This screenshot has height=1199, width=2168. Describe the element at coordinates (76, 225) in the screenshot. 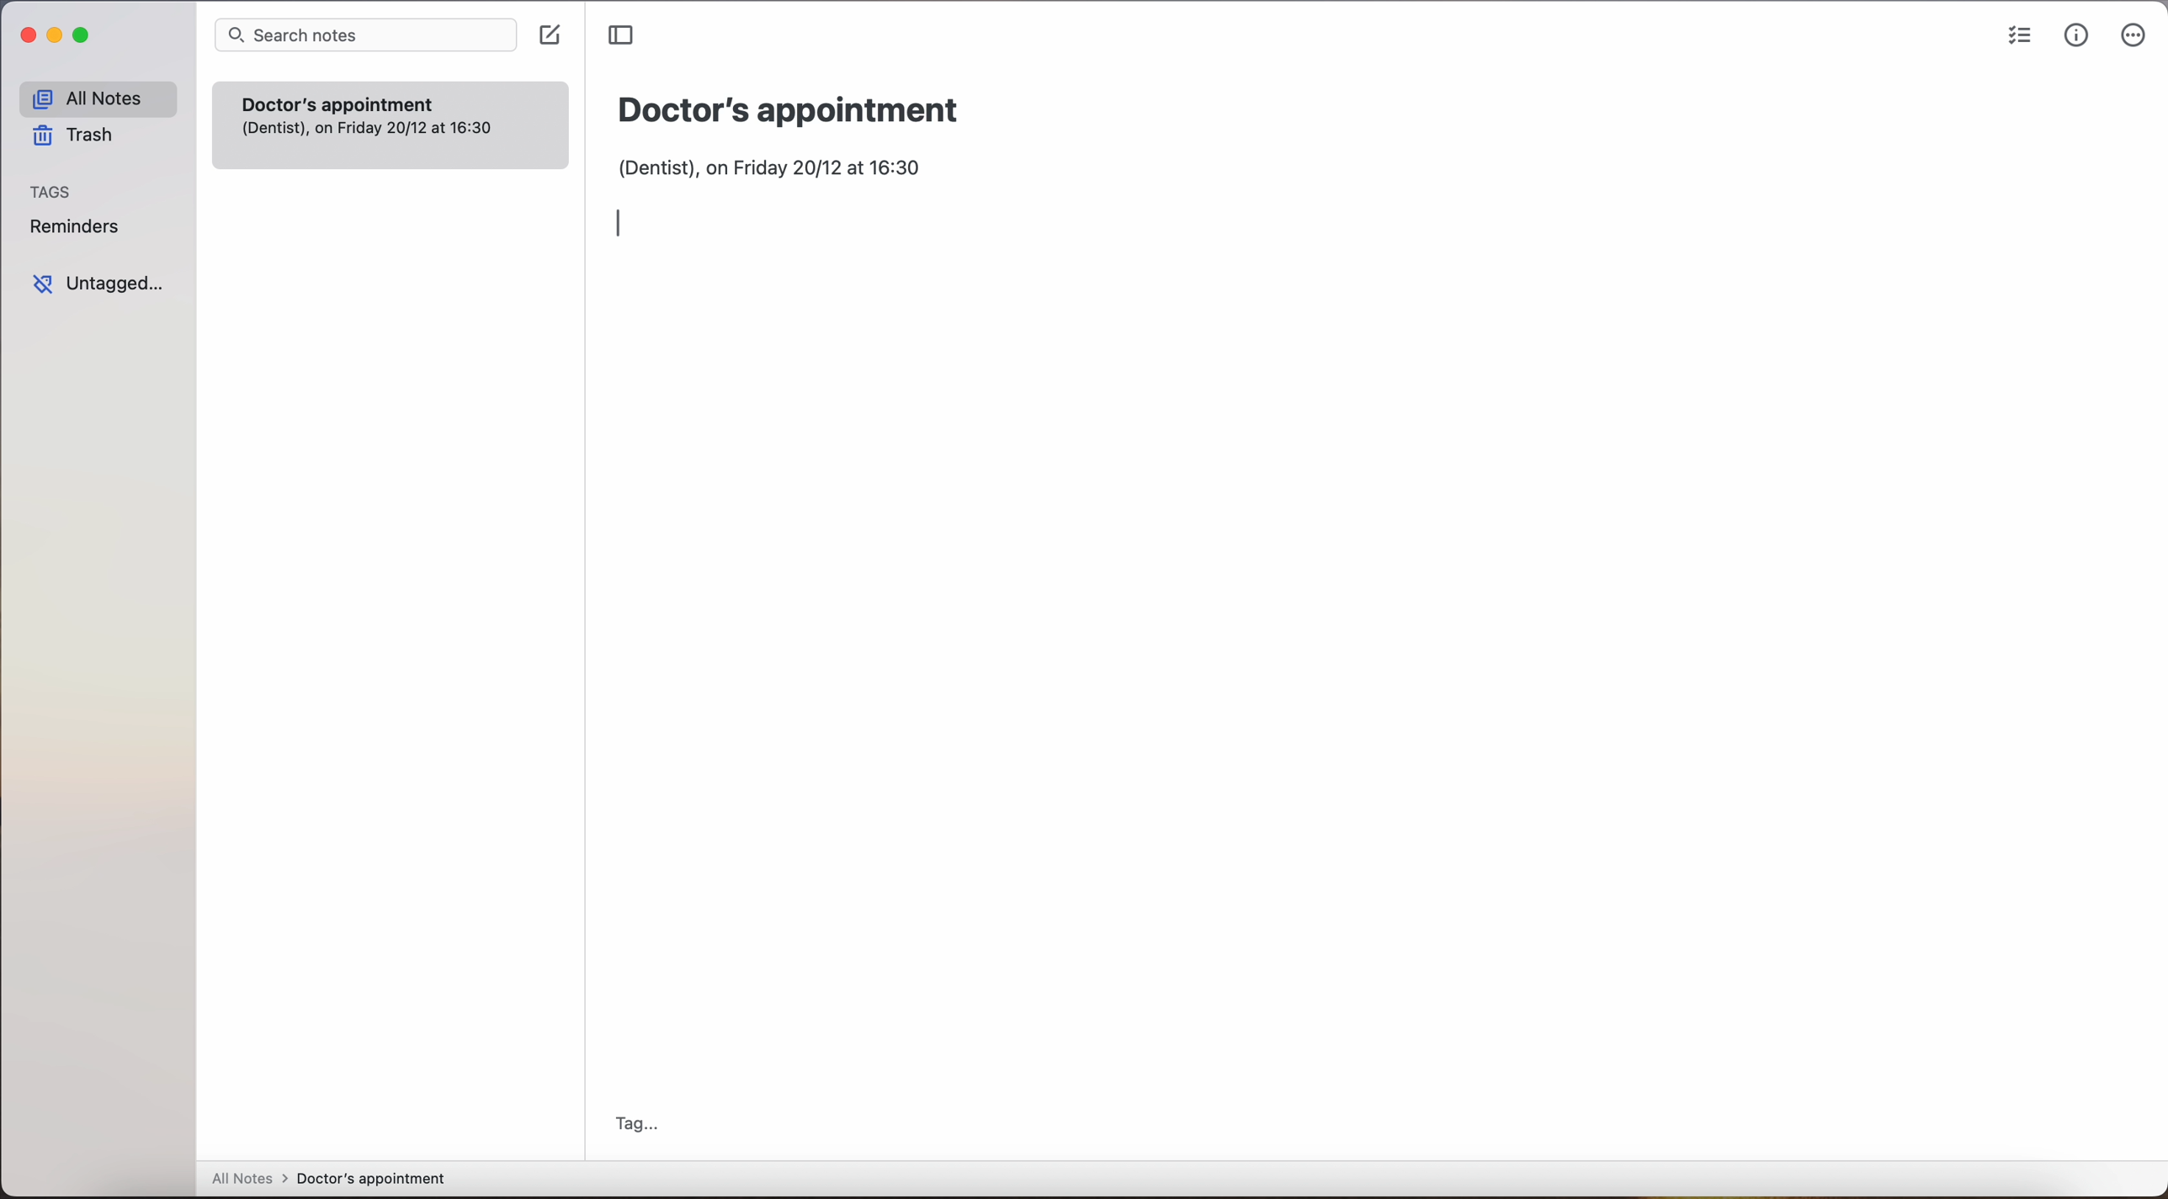

I see `reminders` at that location.